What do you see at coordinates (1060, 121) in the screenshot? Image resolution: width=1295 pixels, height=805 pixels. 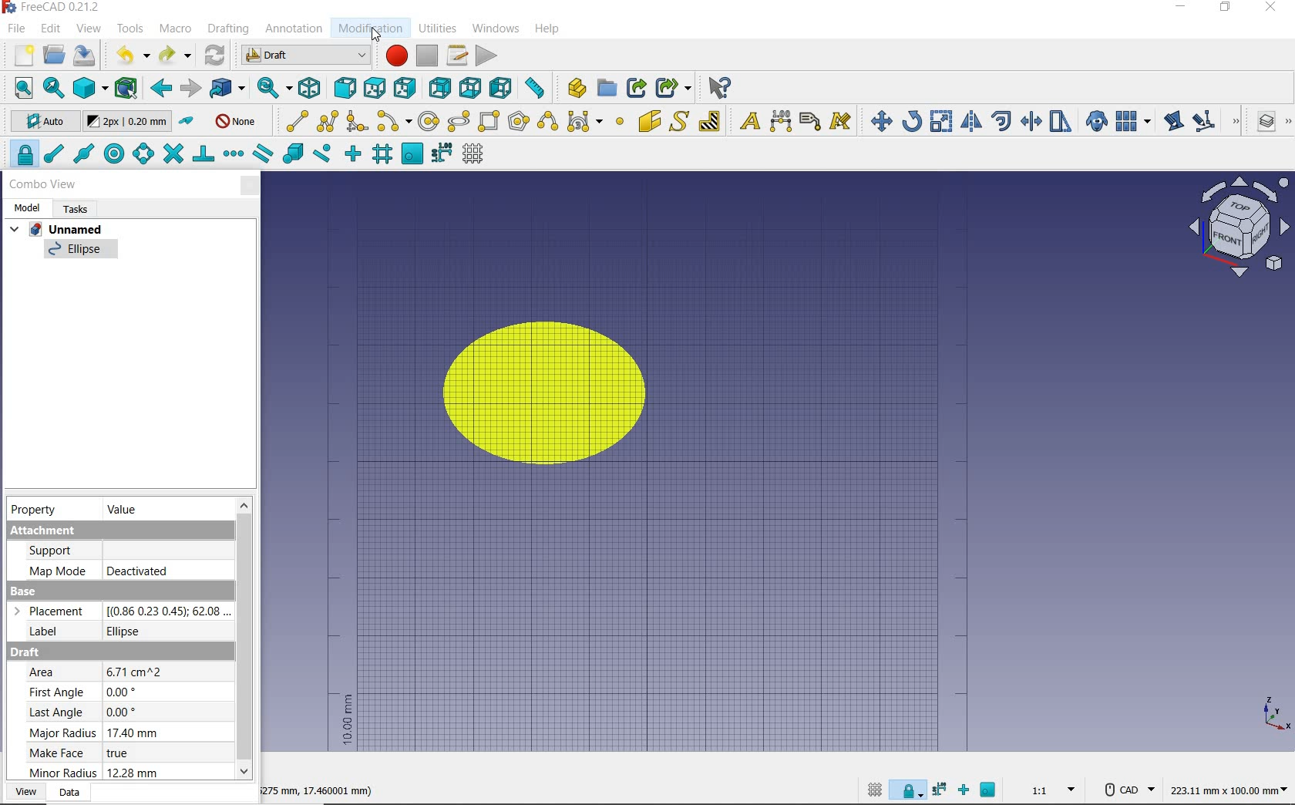 I see `stretch` at bounding box center [1060, 121].